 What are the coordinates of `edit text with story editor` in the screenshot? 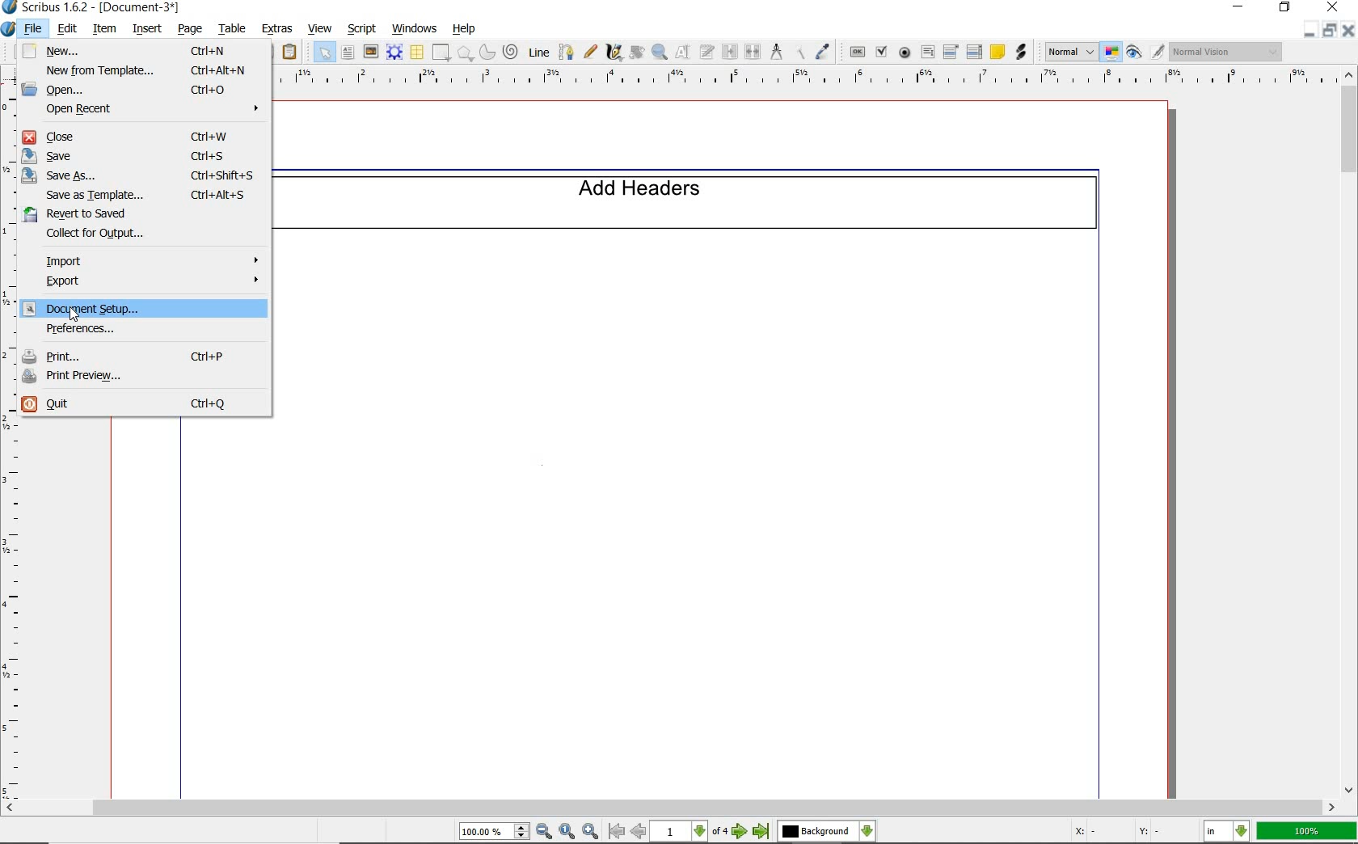 It's located at (706, 51).